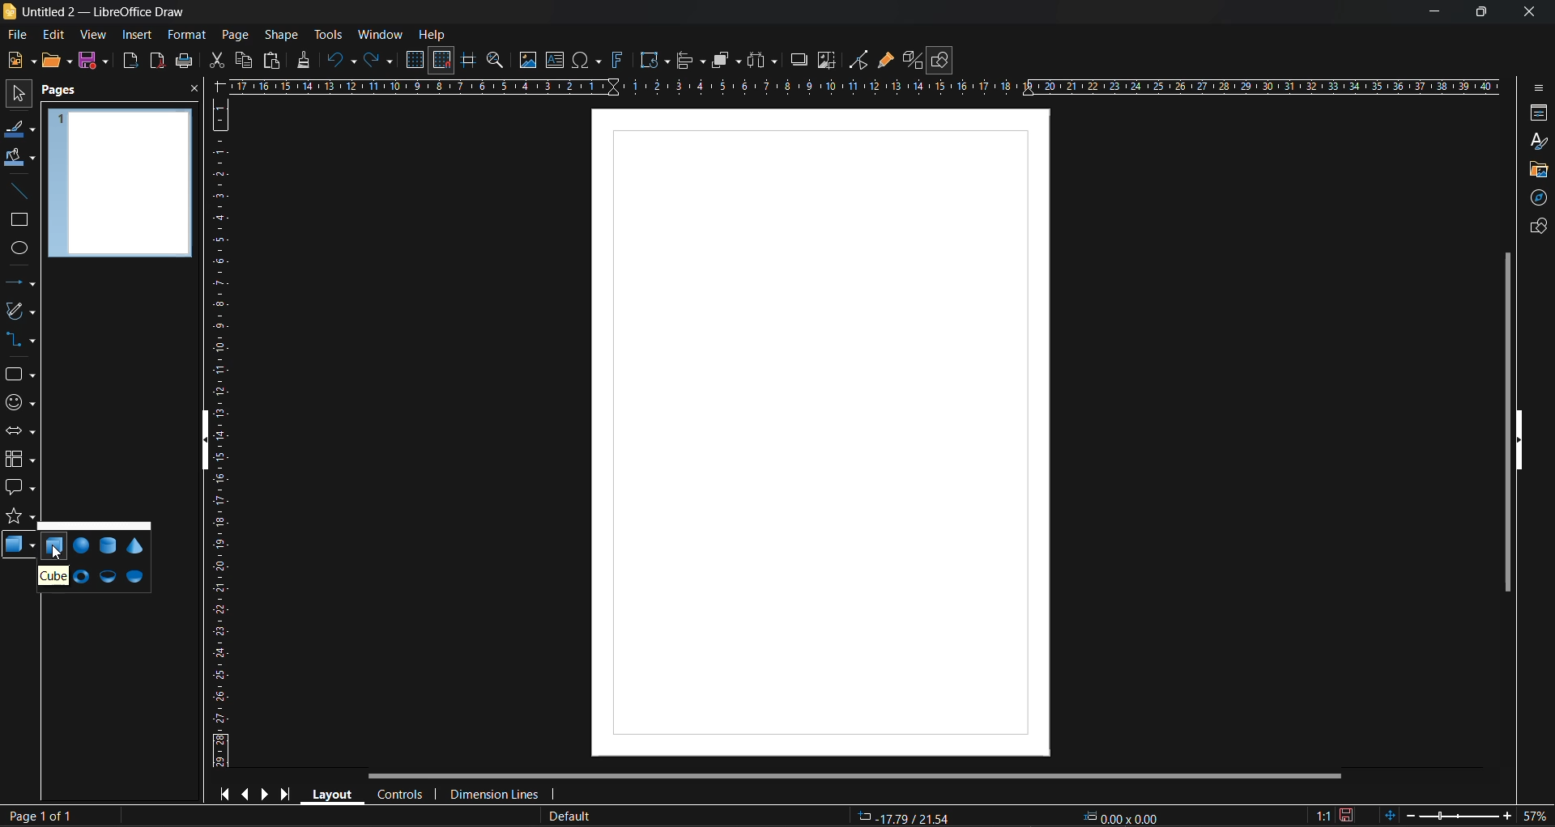 The height and width of the screenshot is (827, 1555). I want to click on open, so click(56, 60).